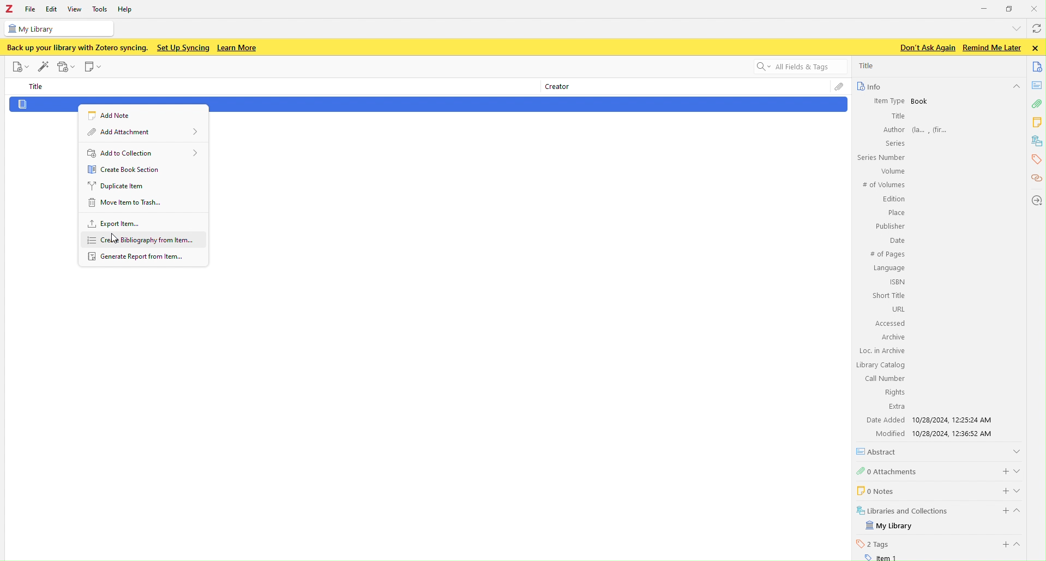  What do you see at coordinates (884, 100) in the screenshot?
I see `Item Type` at bounding box center [884, 100].